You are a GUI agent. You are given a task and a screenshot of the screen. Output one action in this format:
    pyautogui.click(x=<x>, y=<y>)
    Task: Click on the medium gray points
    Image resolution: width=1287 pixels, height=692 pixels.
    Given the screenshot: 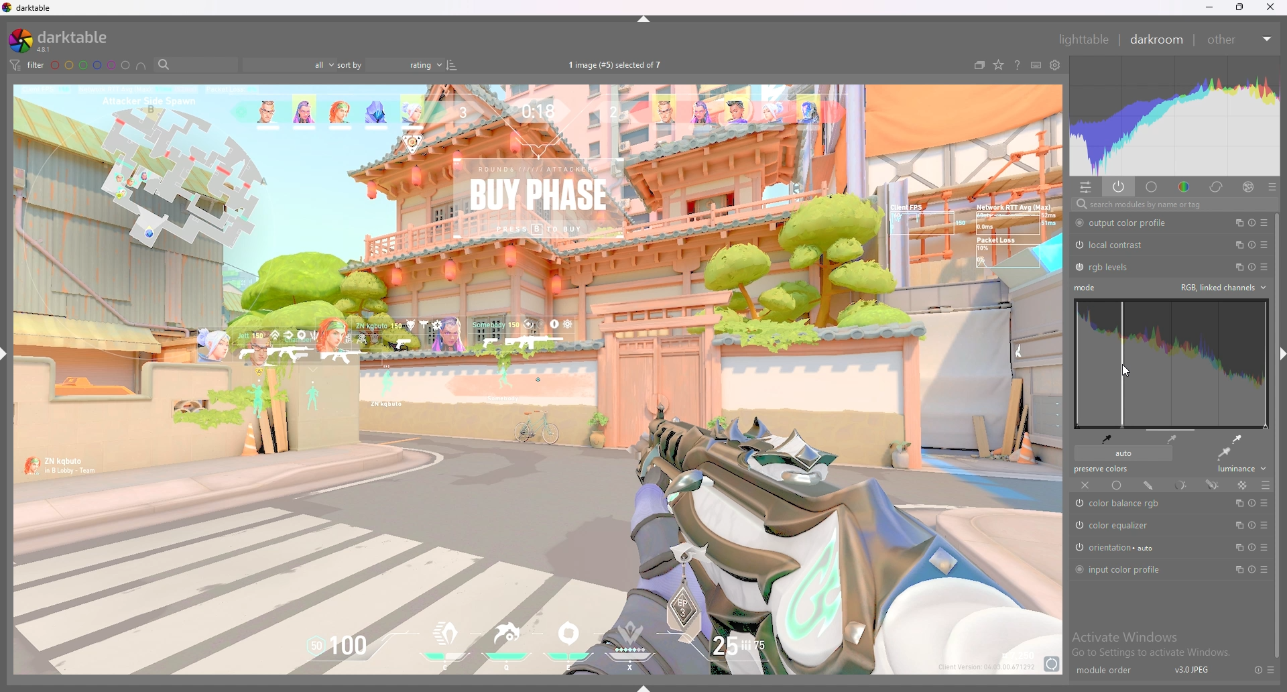 What is the action you would take?
    pyautogui.click(x=1173, y=439)
    